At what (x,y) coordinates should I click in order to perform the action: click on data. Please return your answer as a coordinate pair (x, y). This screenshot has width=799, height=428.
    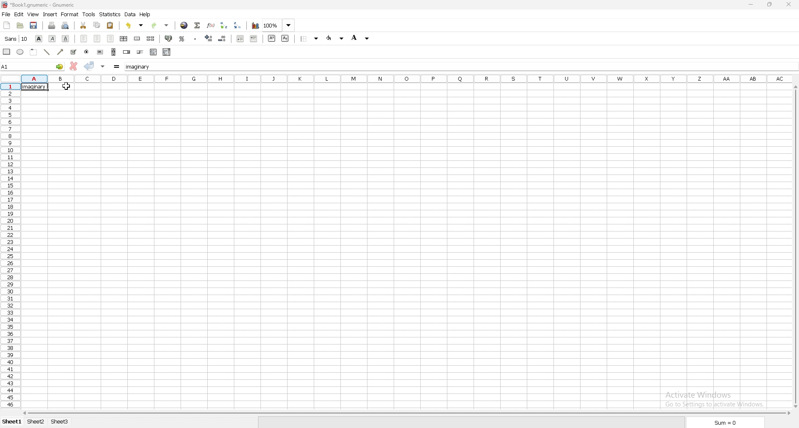
    Looking at the image, I should click on (131, 15).